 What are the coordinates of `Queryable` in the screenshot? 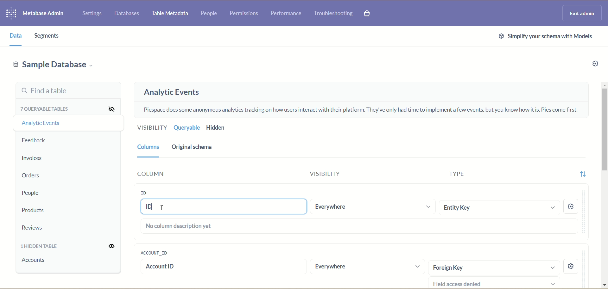 It's located at (187, 128).